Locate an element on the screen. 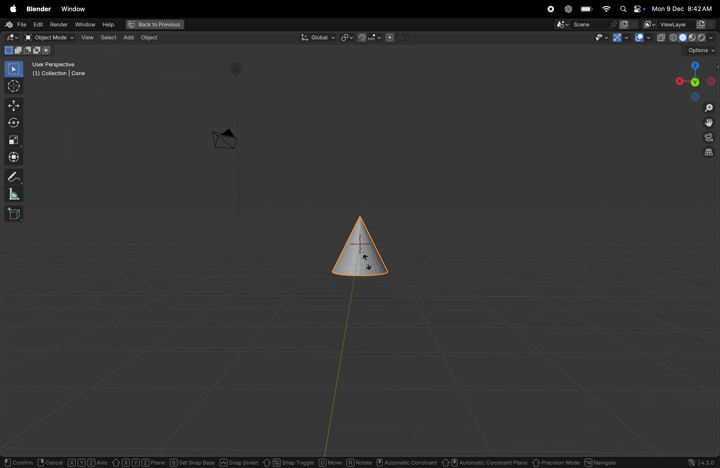  window is located at coordinates (85, 25).